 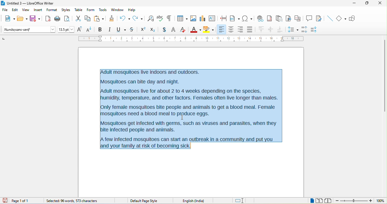 I want to click on print, so click(x=57, y=19).